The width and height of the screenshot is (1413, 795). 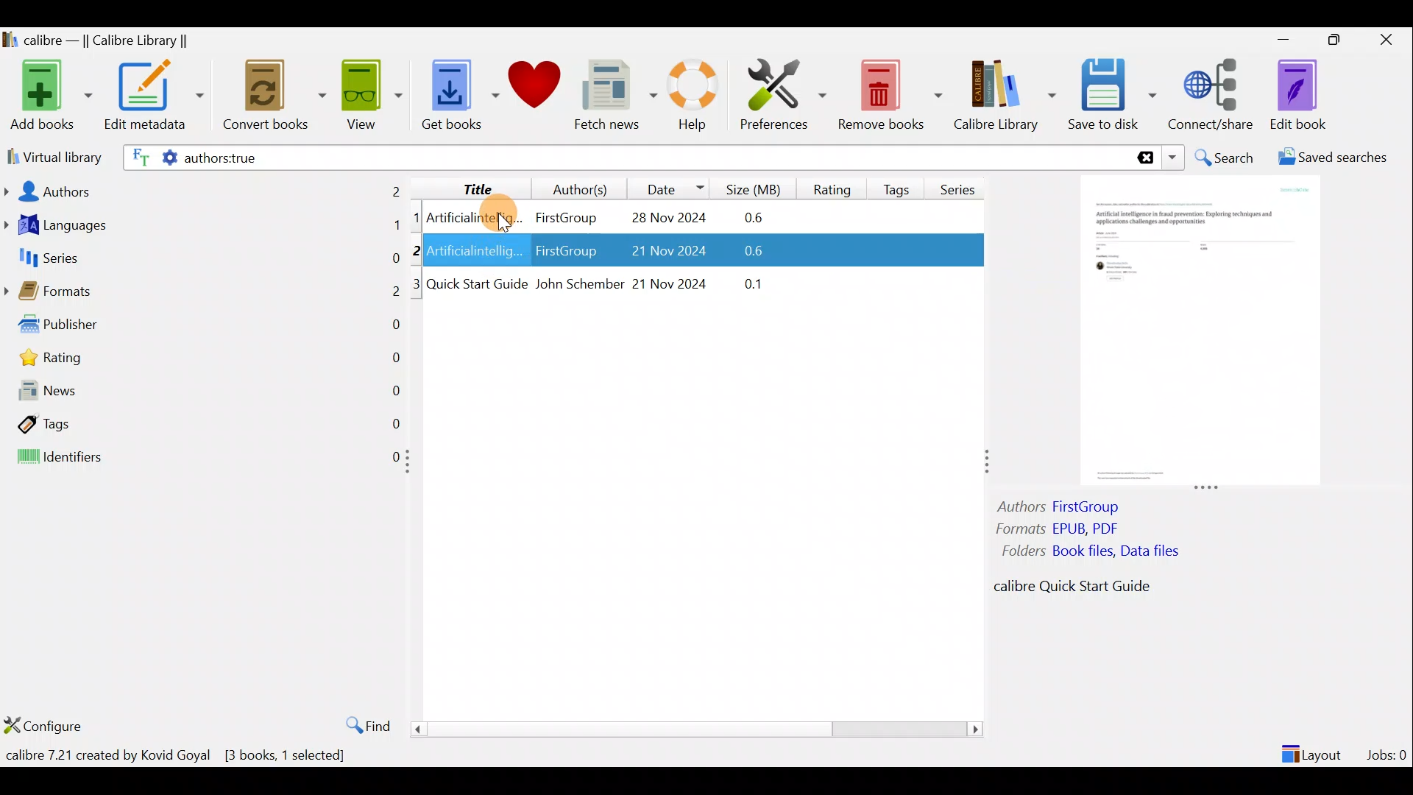 I want to click on Clear search result, so click(x=1143, y=158).